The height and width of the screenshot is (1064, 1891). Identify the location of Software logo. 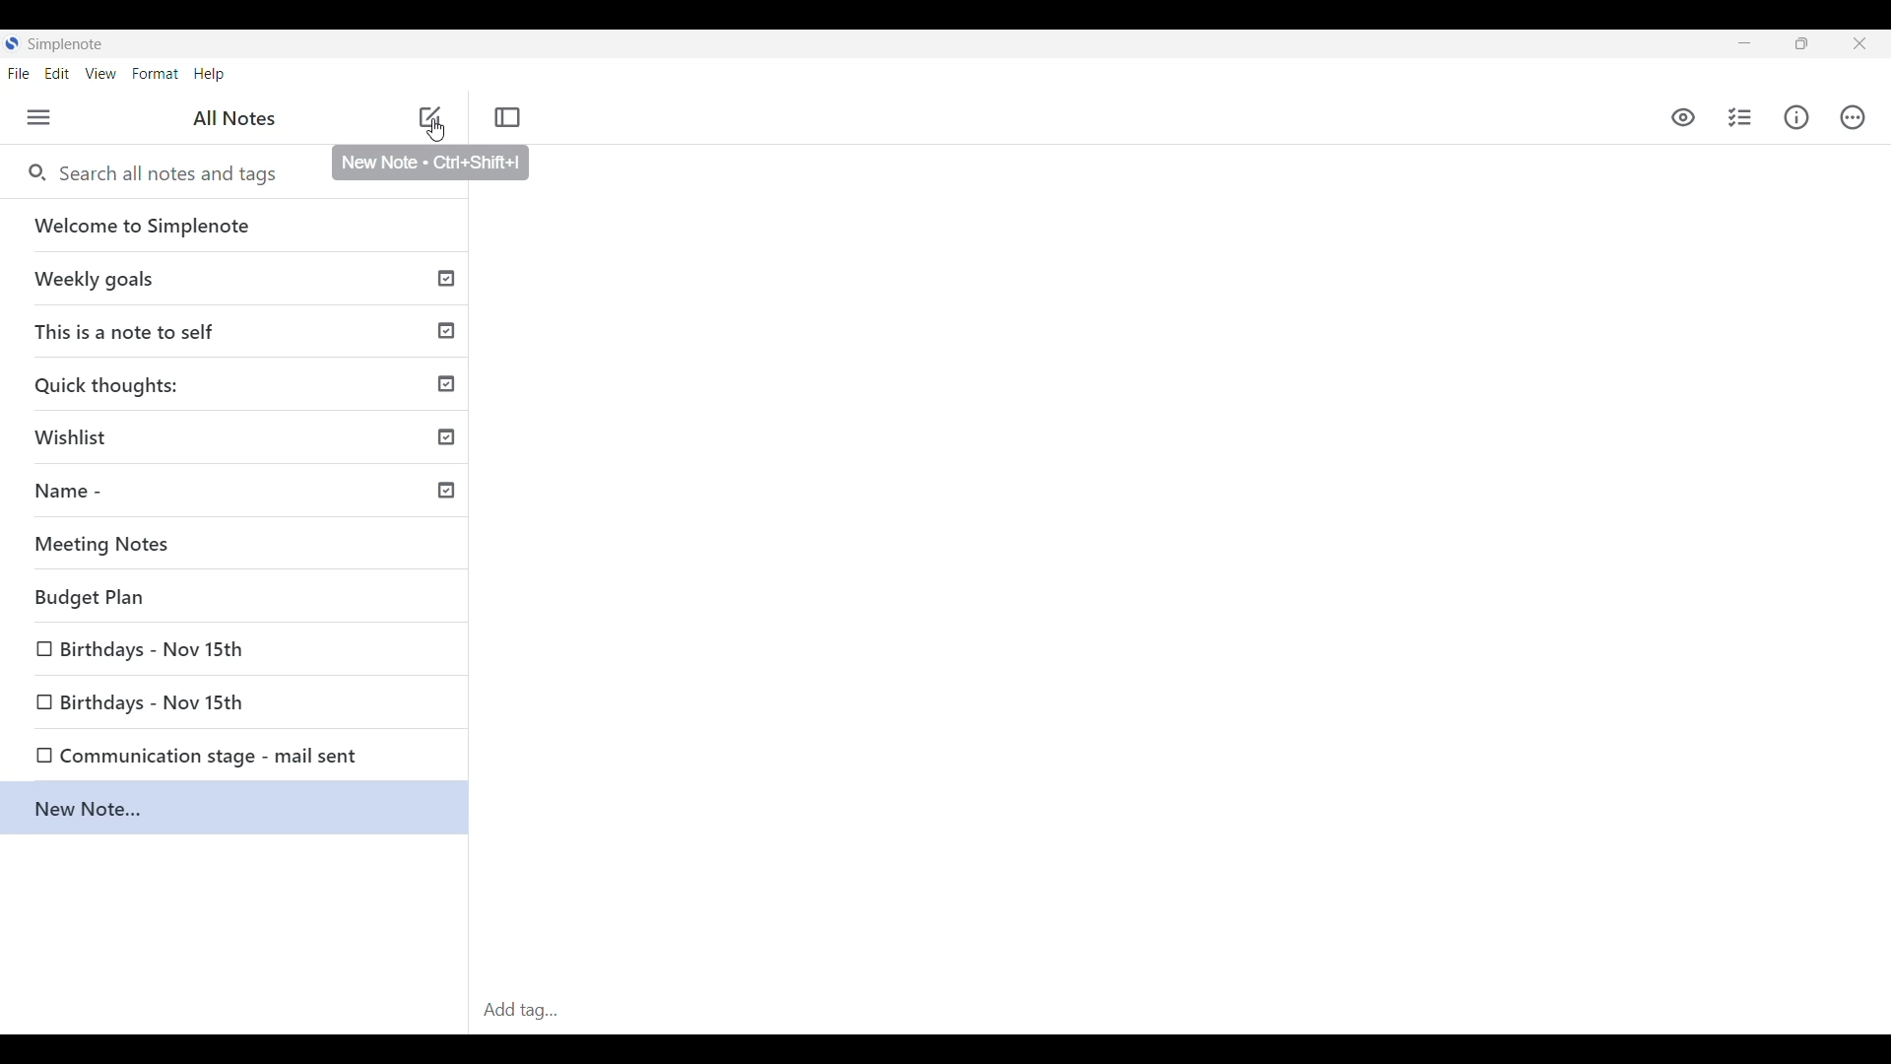
(11, 43).